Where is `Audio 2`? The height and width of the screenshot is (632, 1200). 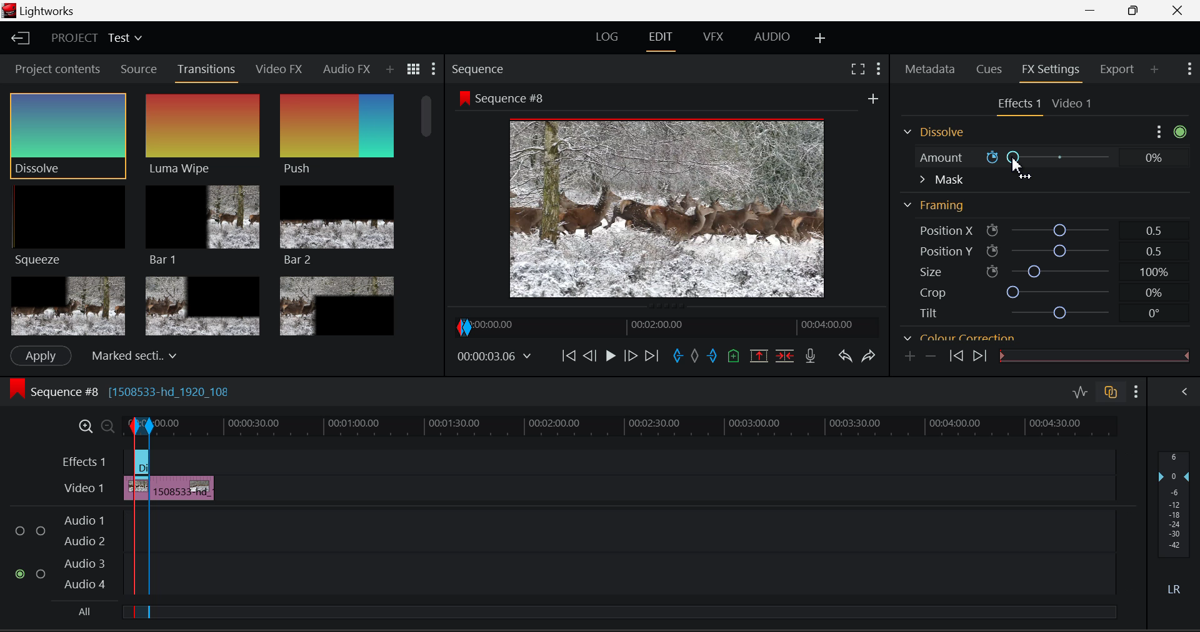
Audio 2 is located at coordinates (84, 538).